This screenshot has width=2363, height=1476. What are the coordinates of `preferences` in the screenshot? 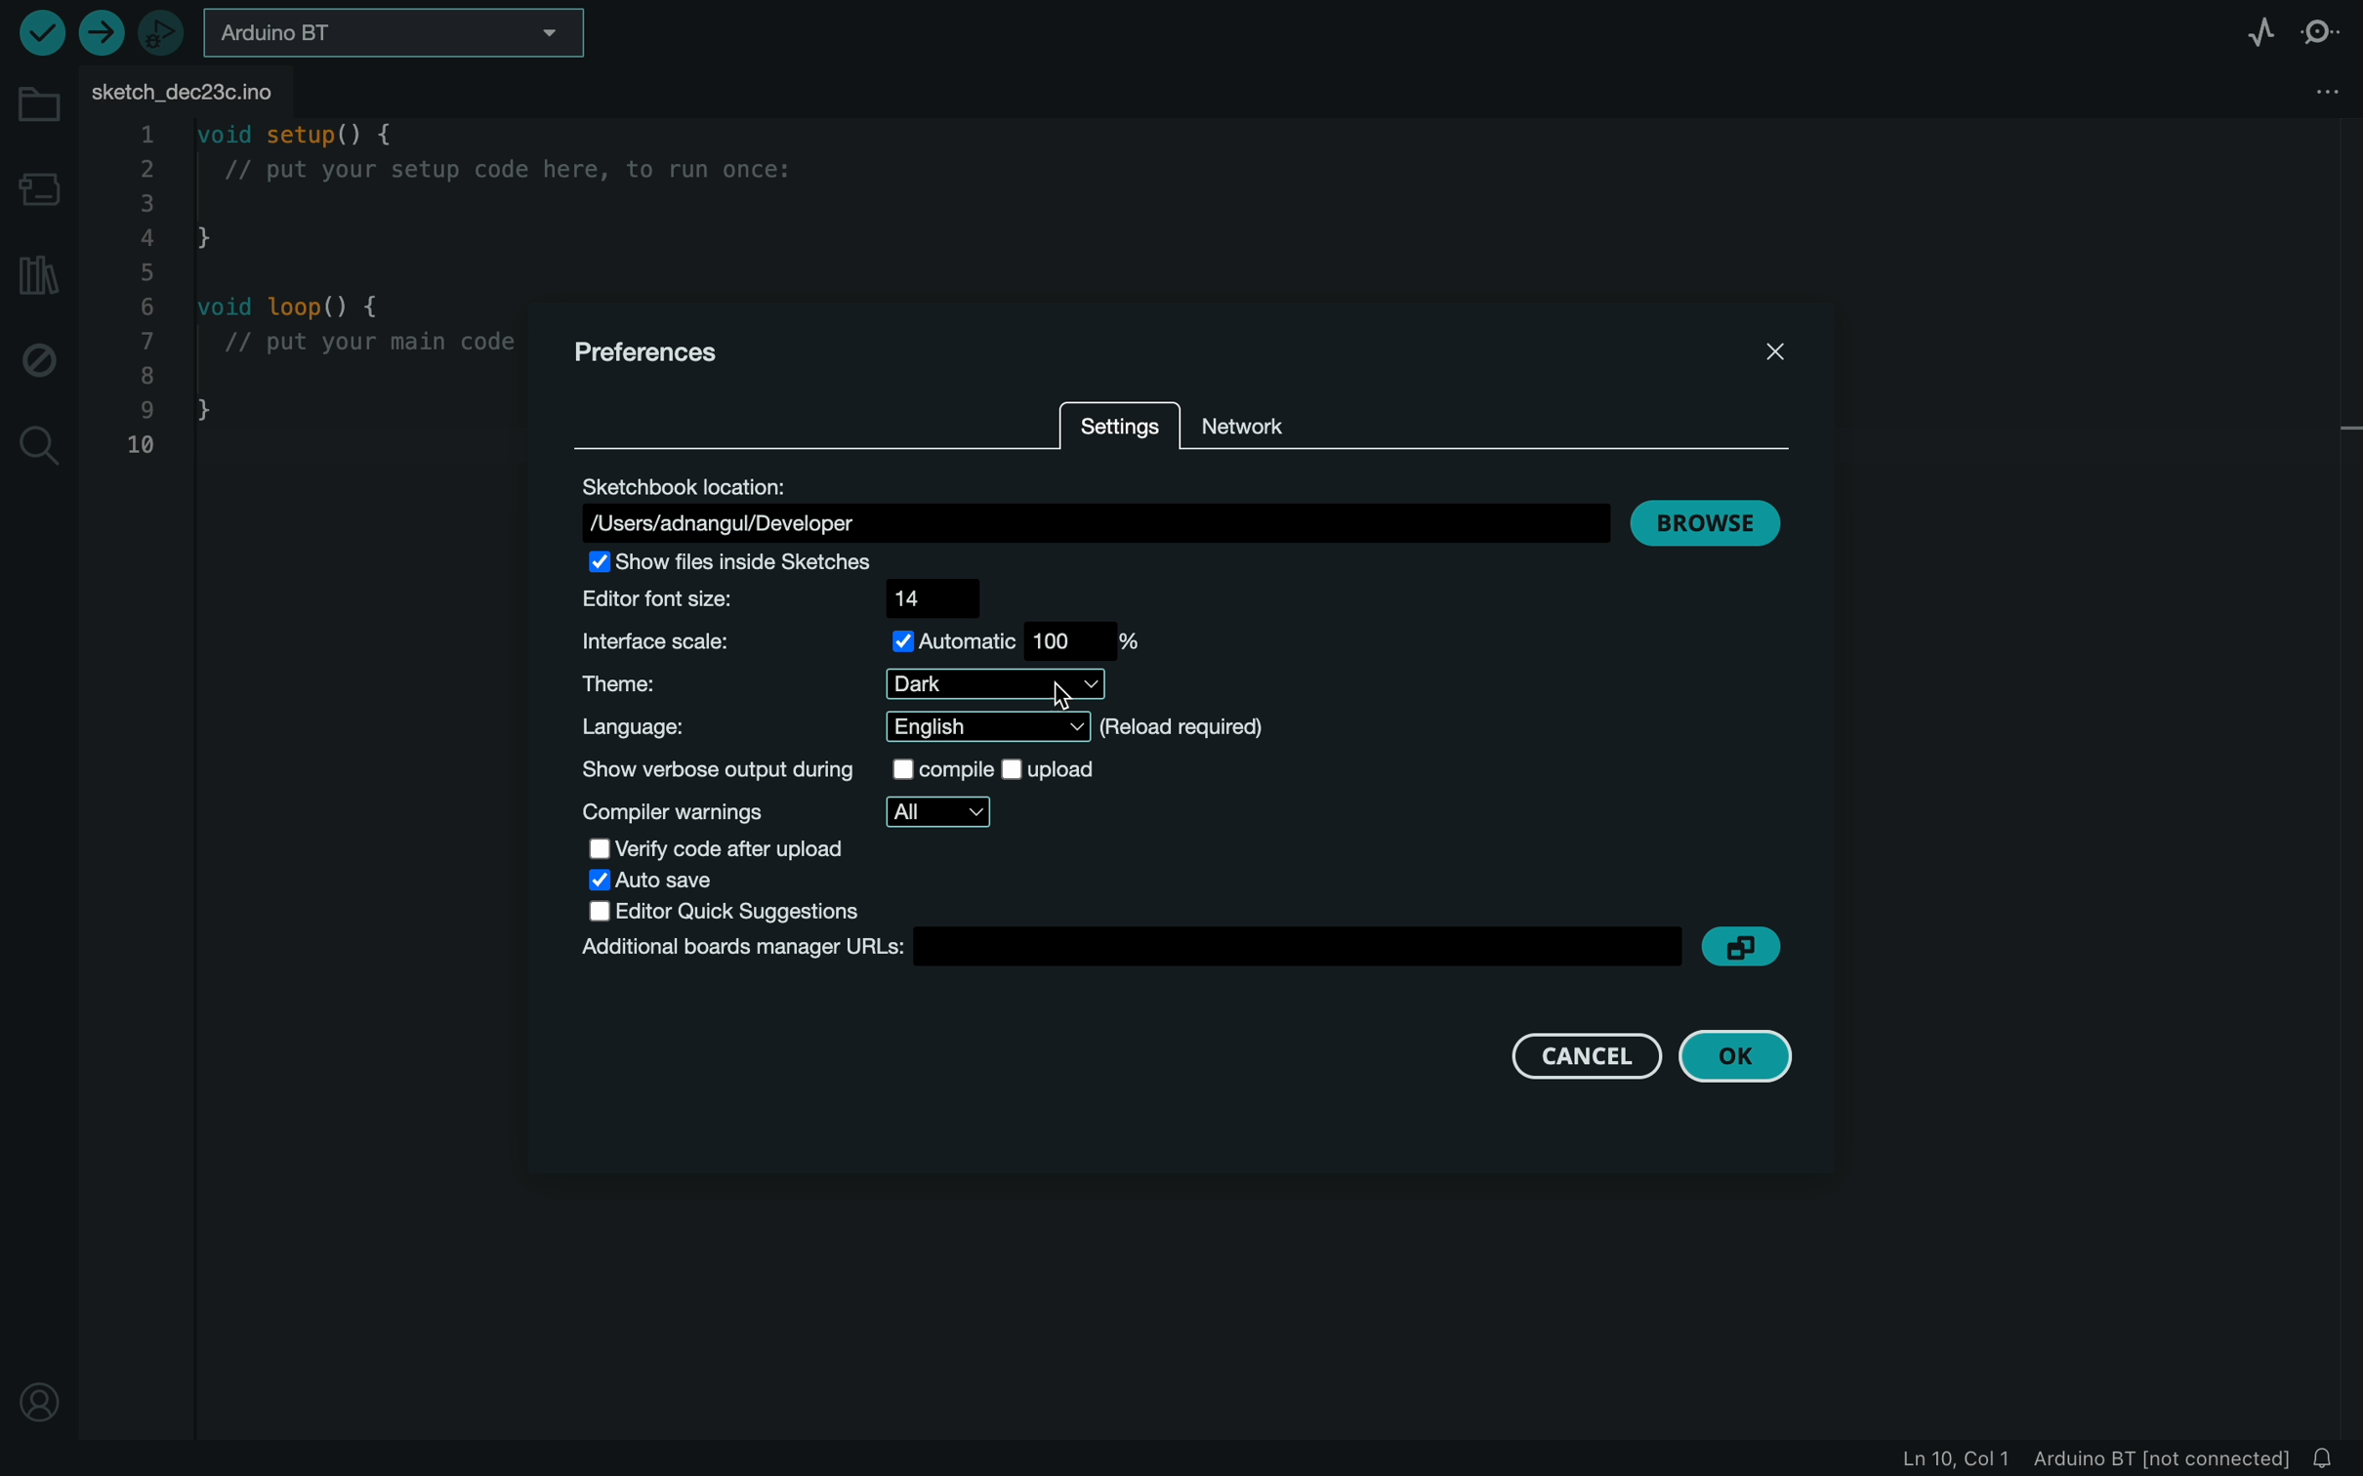 It's located at (653, 353).